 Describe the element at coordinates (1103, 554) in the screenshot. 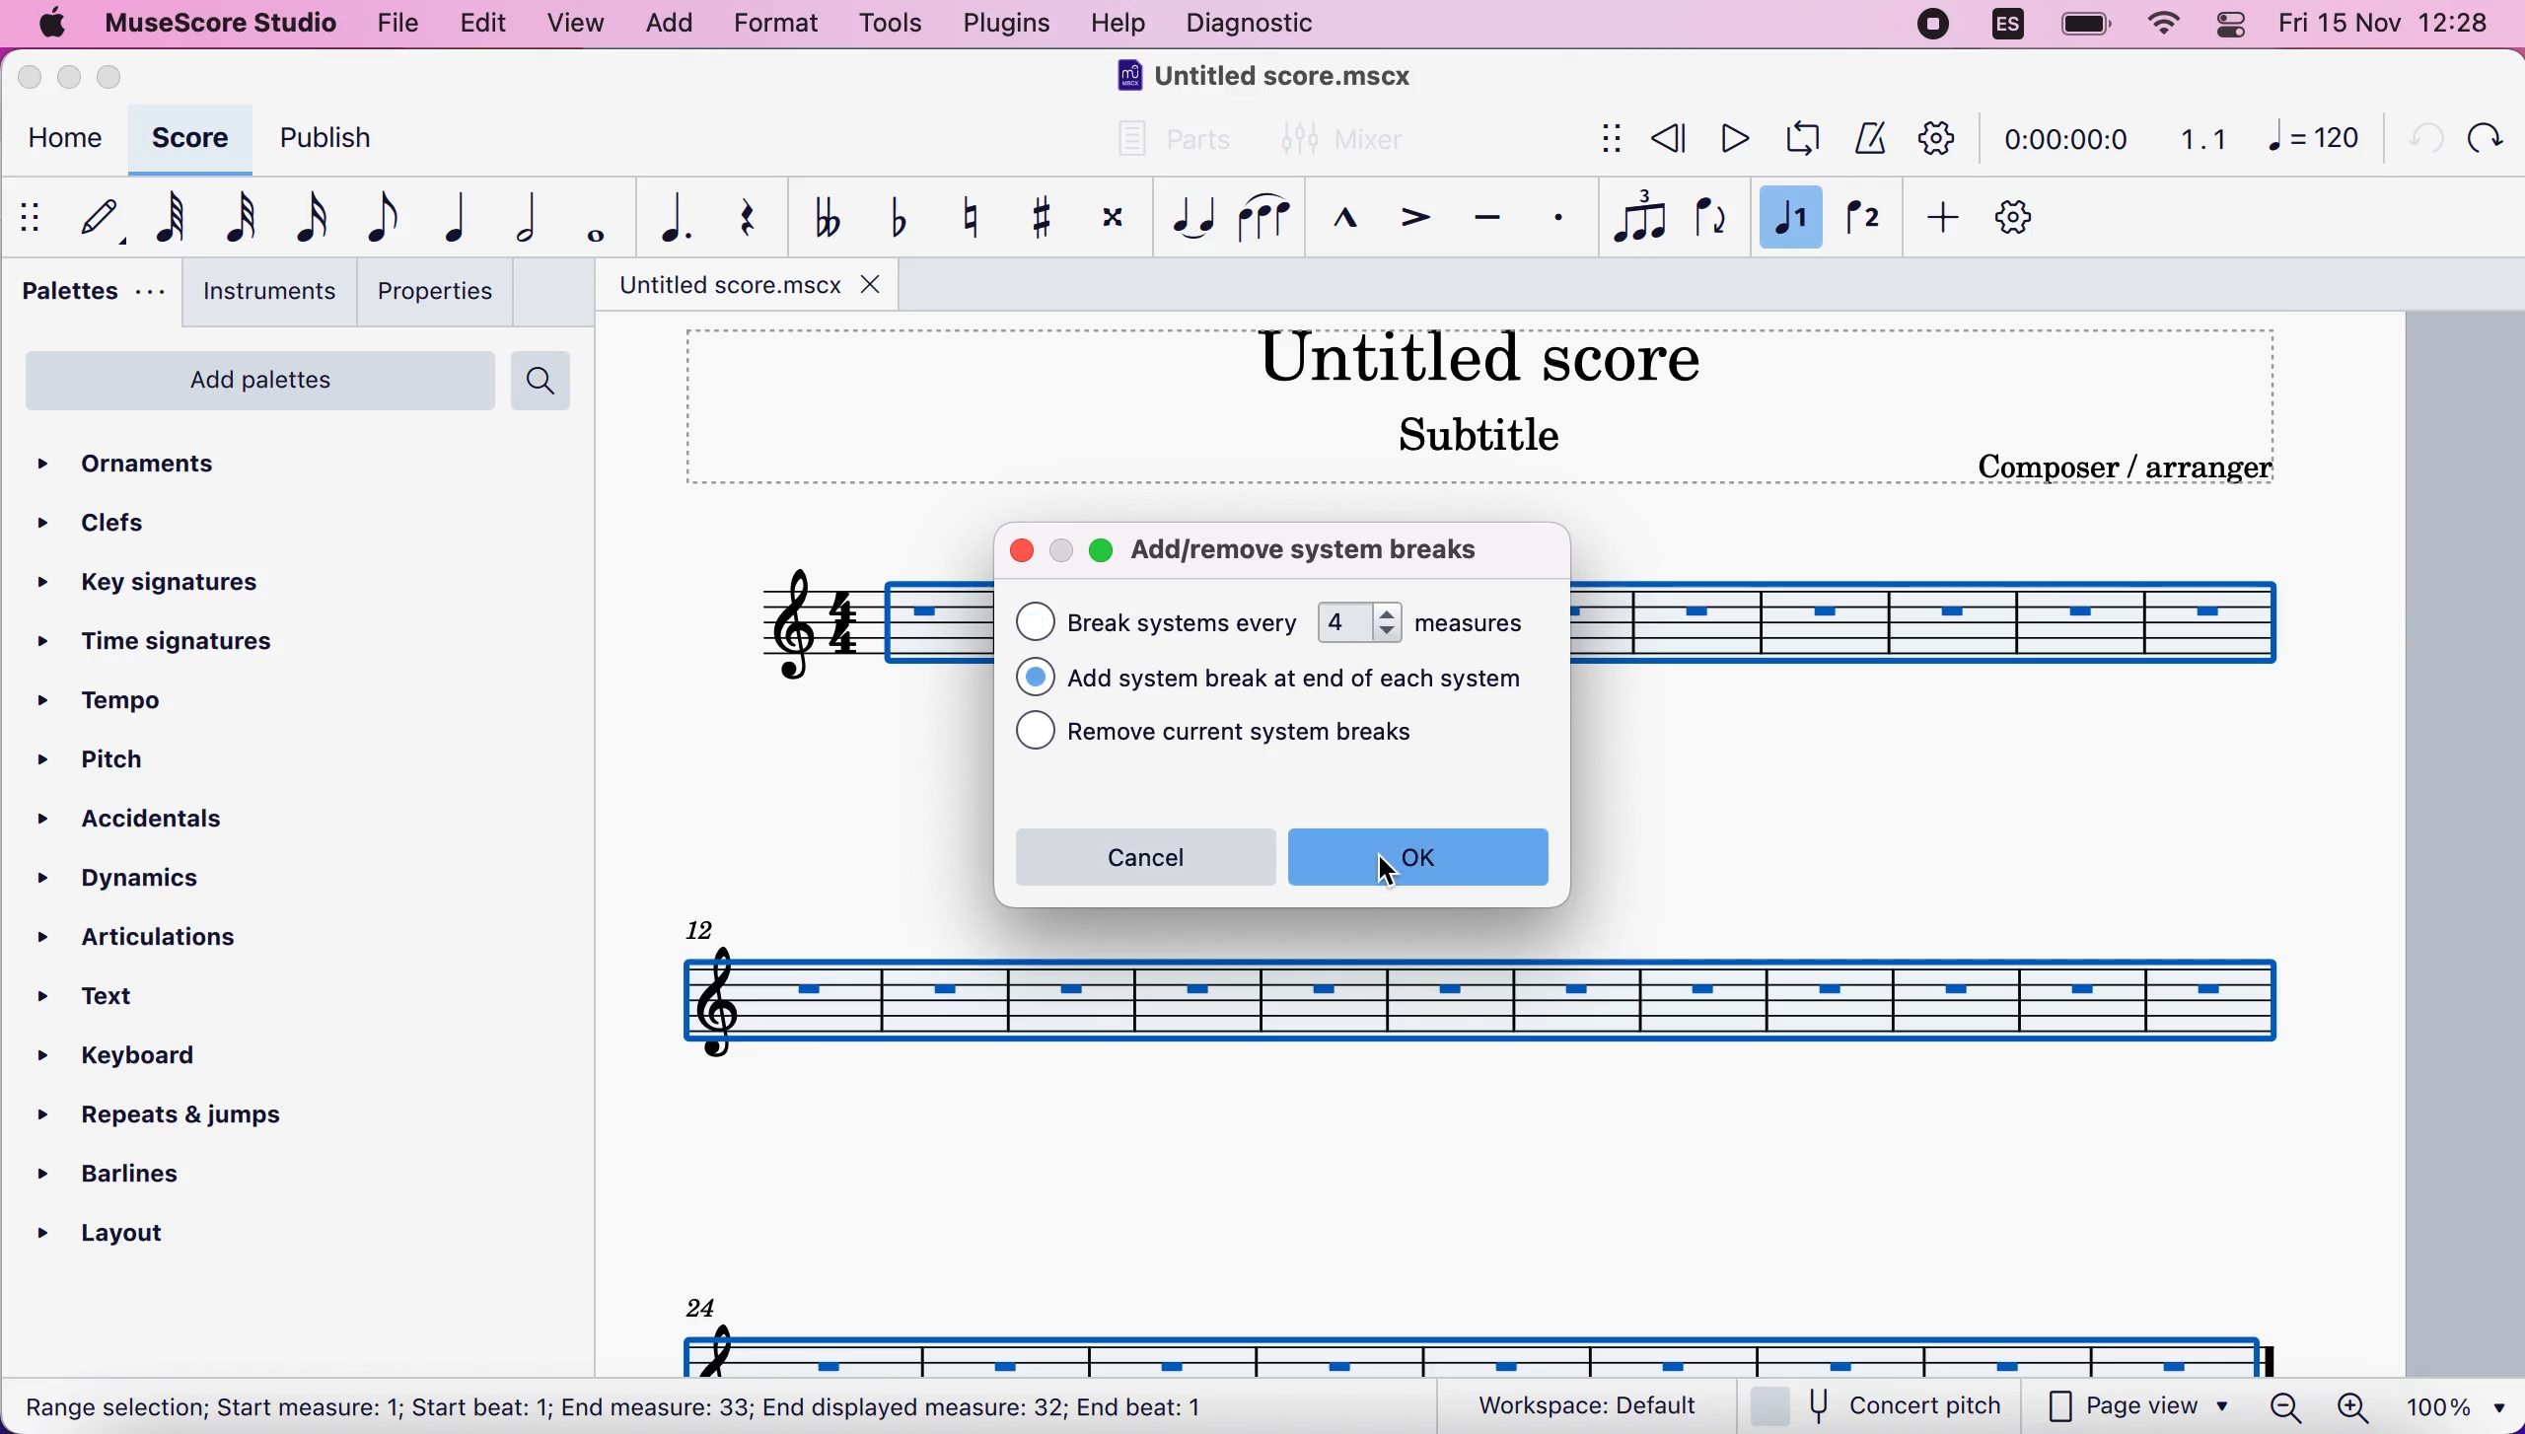

I see `maximize` at that location.